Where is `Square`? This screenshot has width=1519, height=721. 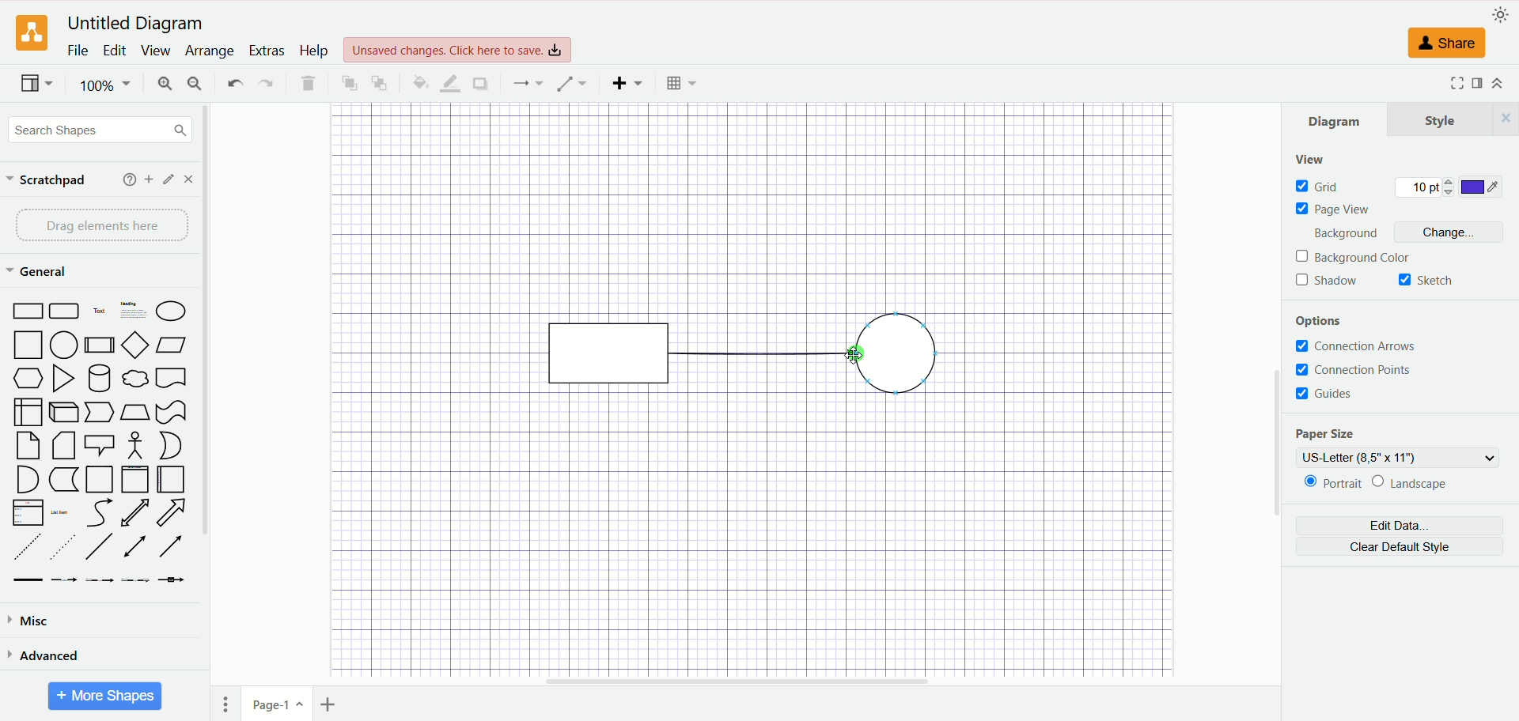 Square is located at coordinates (28, 346).